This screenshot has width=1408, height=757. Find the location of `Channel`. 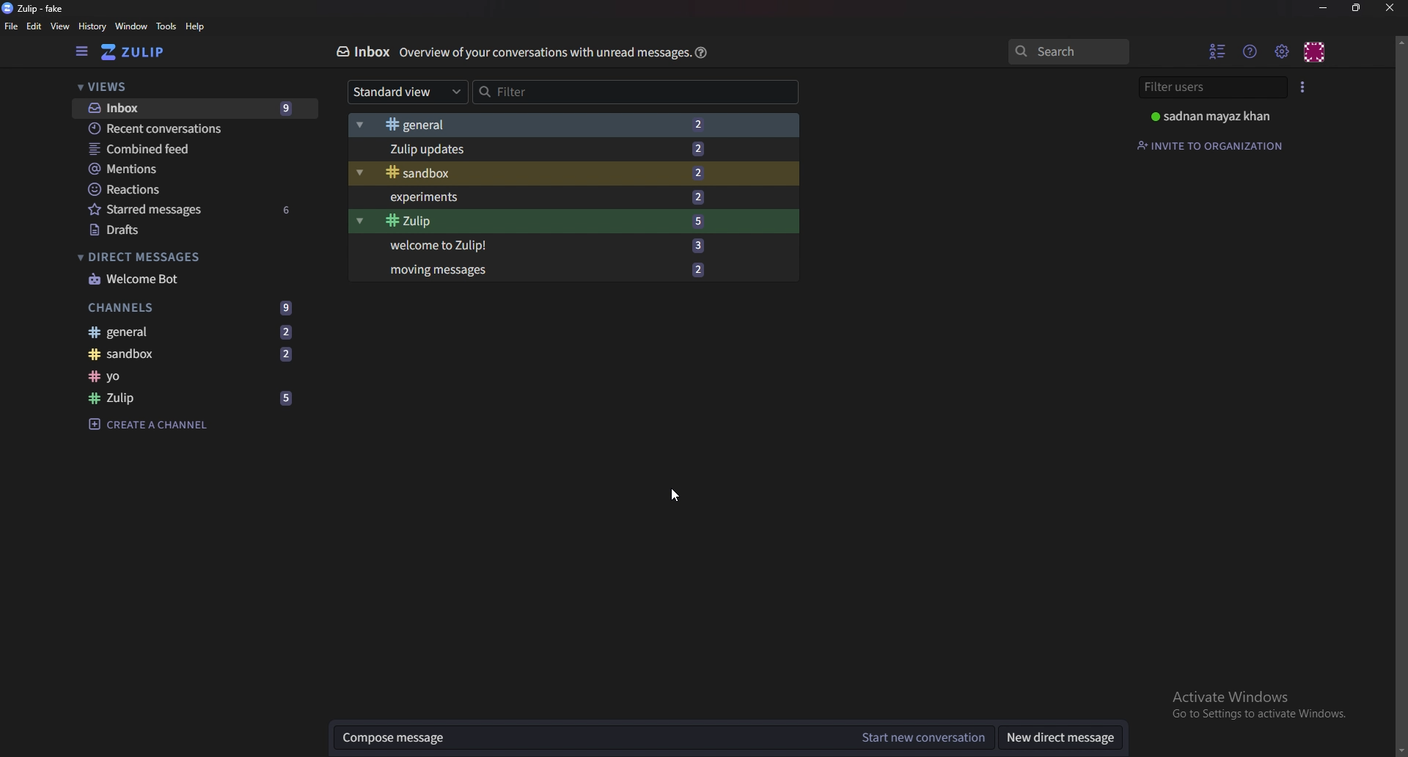

Channel is located at coordinates (194, 376).